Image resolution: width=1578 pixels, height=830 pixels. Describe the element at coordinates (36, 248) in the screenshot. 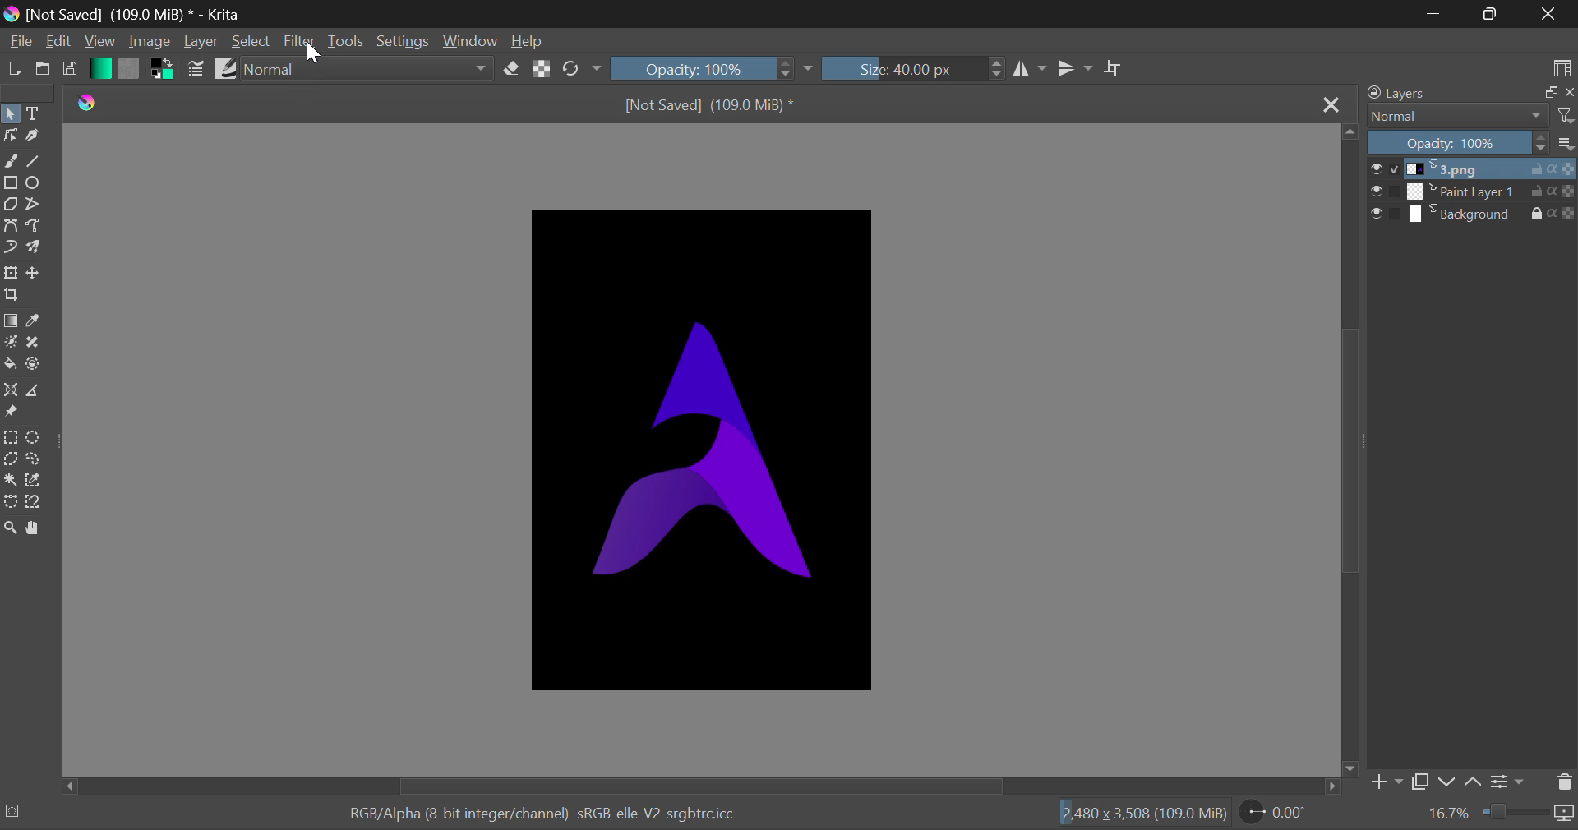

I see `Multibrush` at that location.